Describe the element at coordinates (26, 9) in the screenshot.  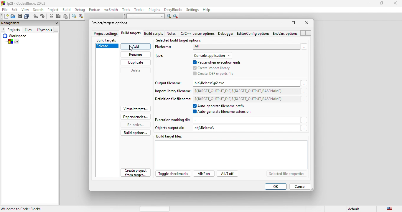
I see `view` at that location.